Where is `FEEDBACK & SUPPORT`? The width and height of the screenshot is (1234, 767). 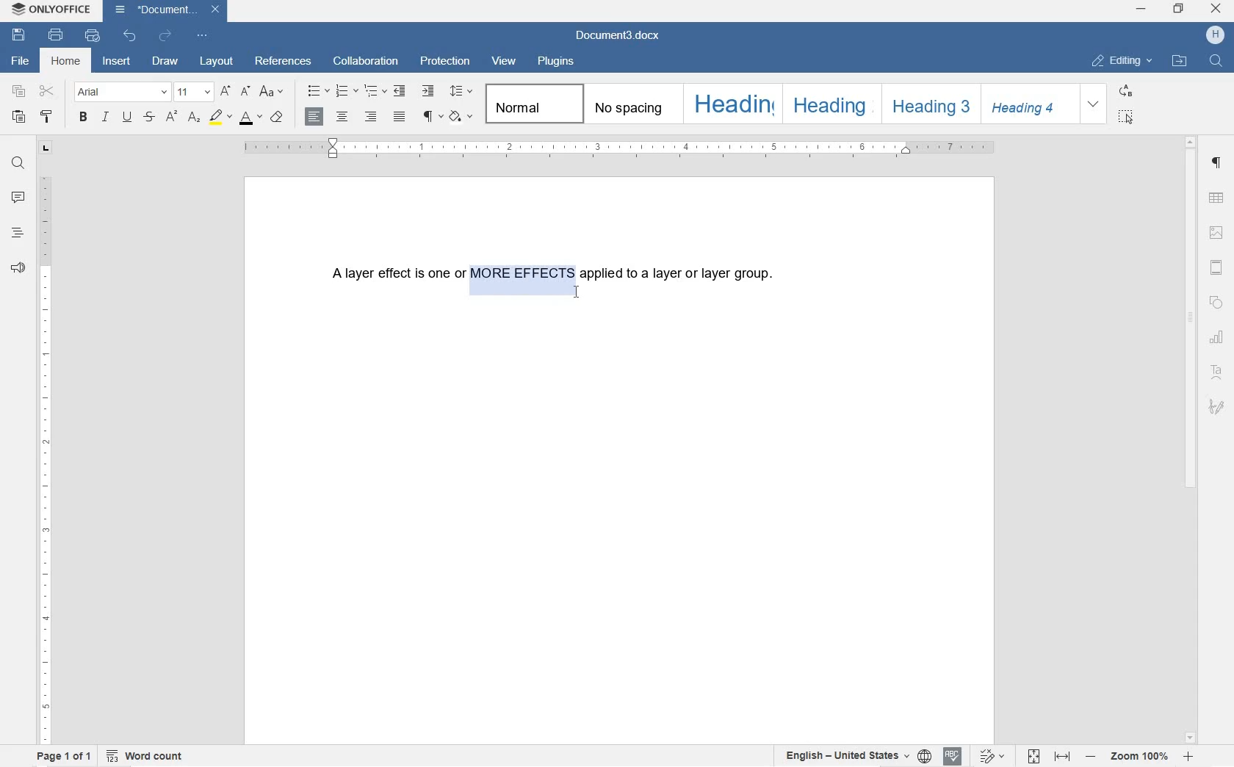 FEEDBACK & SUPPORT is located at coordinates (17, 269).